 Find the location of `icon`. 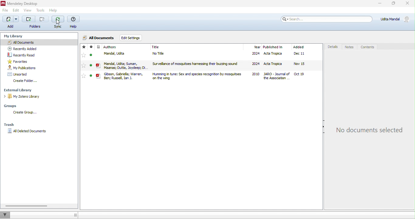

icon is located at coordinates (99, 47).